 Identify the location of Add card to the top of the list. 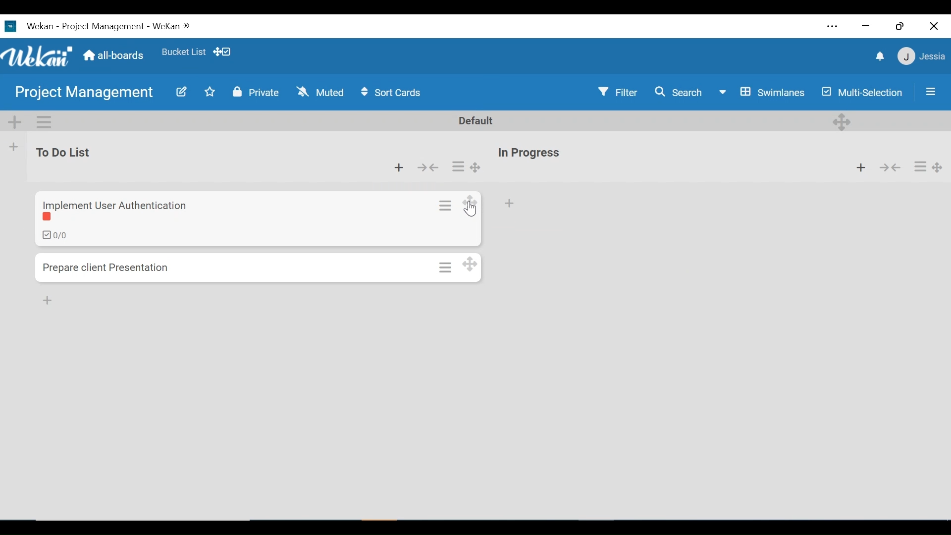
(862, 168).